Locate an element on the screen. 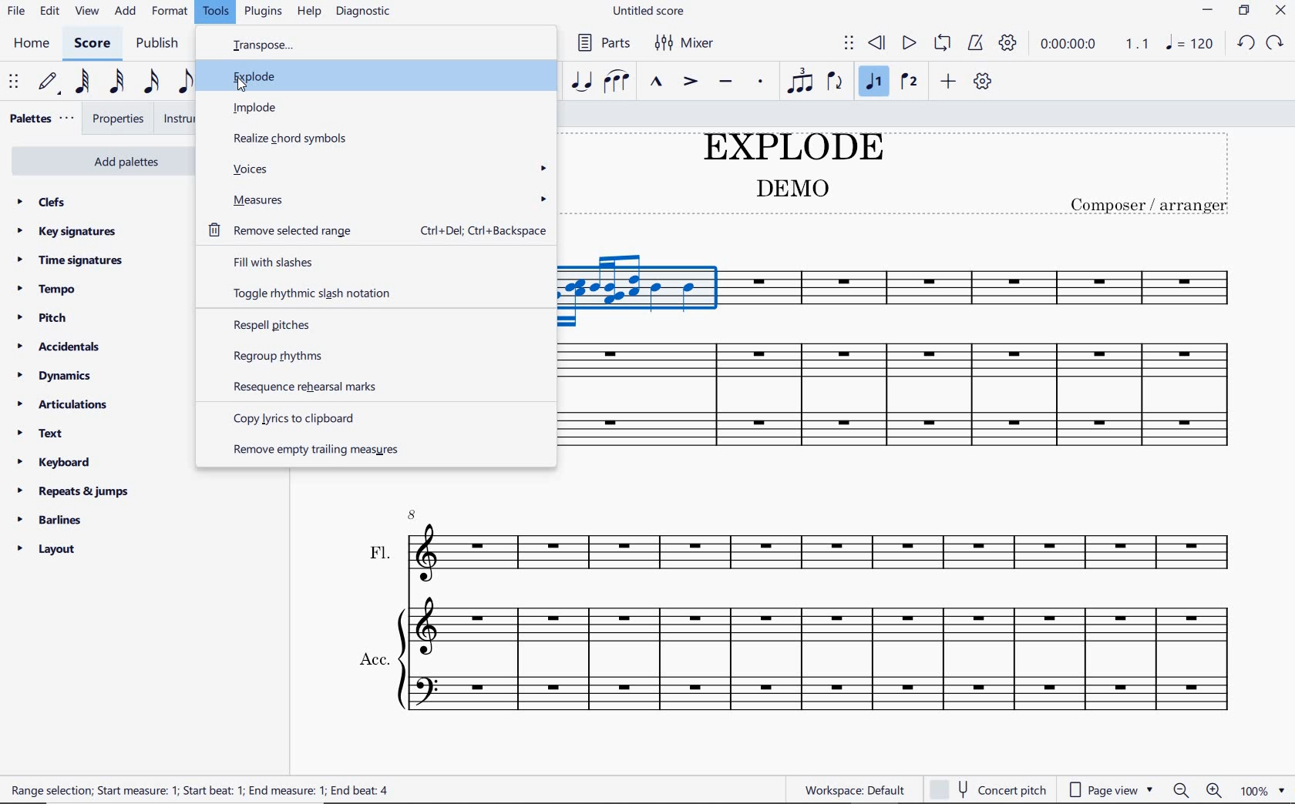  instruments is located at coordinates (177, 119).